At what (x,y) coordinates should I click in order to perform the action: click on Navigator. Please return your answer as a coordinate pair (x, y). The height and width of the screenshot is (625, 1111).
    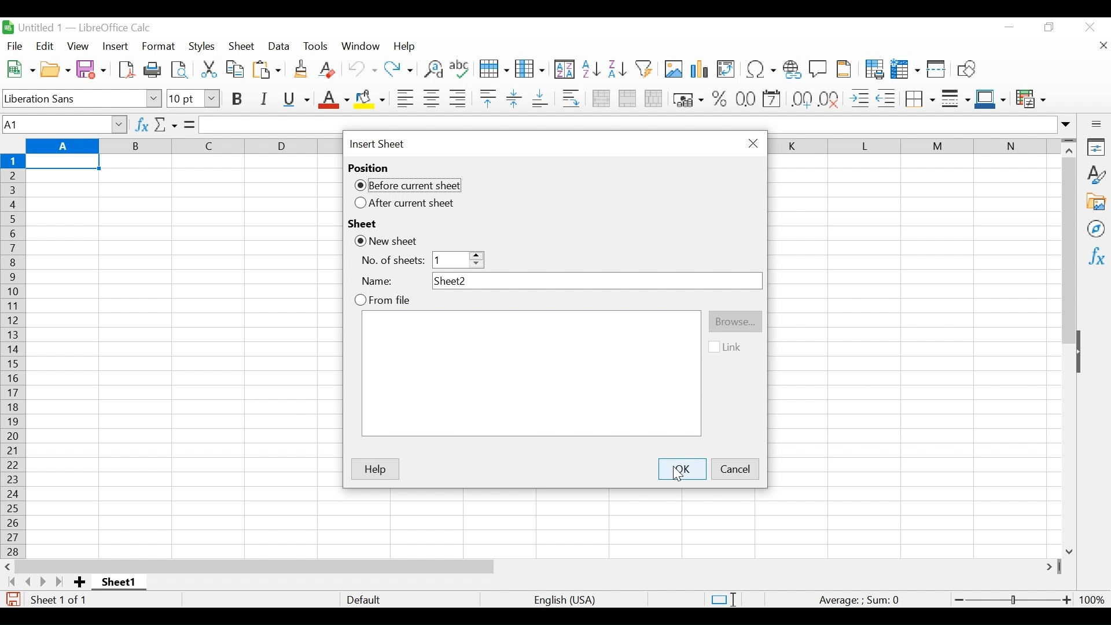
    Looking at the image, I should click on (1097, 228).